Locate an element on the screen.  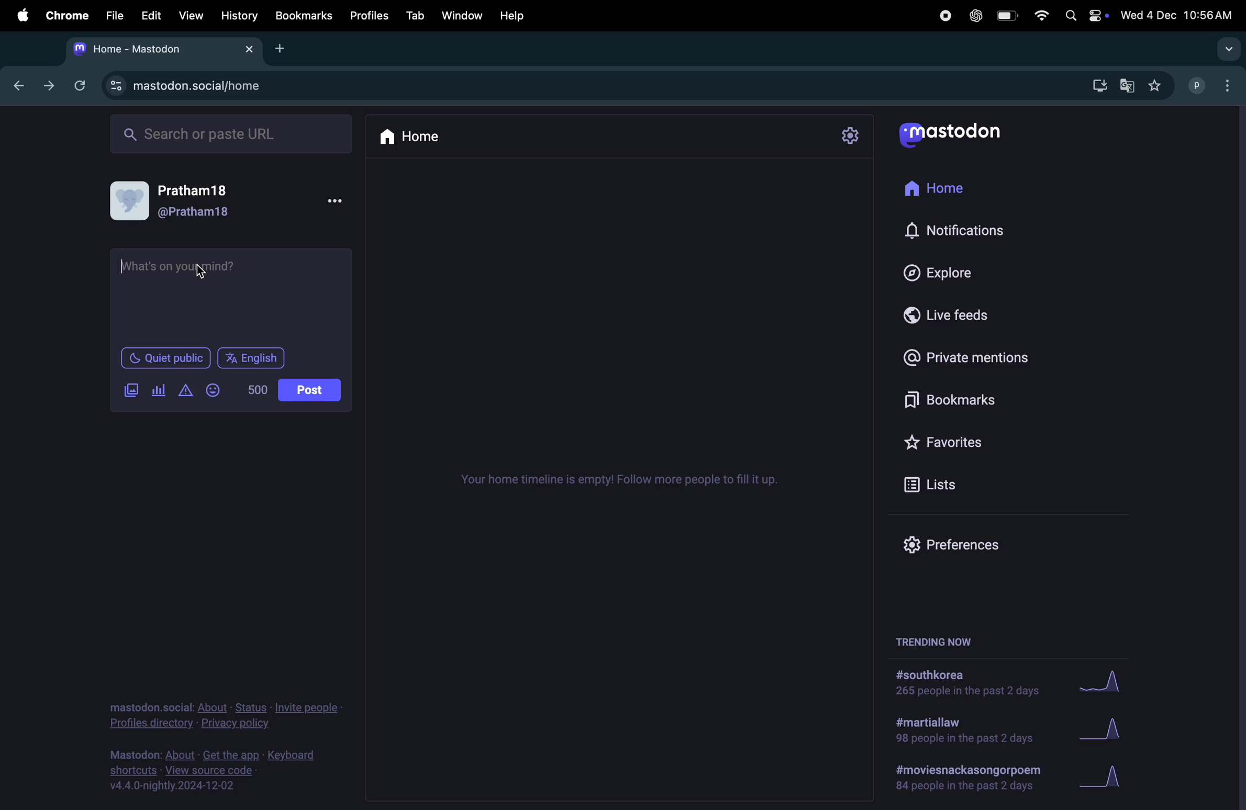
record is located at coordinates (942, 15).